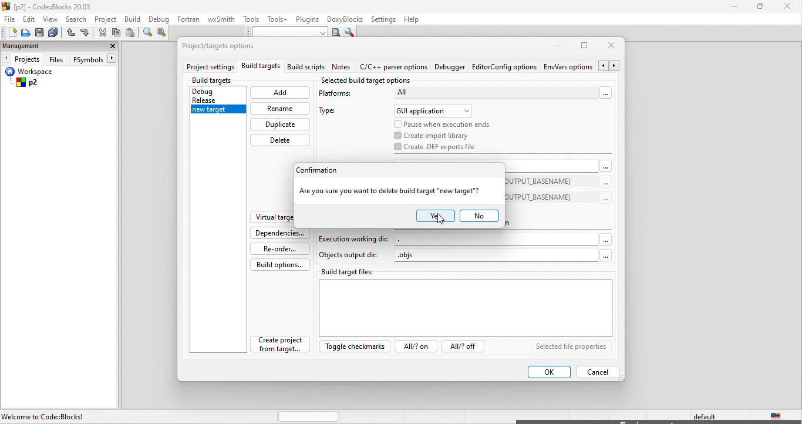 This screenshot has height=424, width=802. Describe the element at coordinates (581, 68) in the screenshot. I see `env option` at that location.